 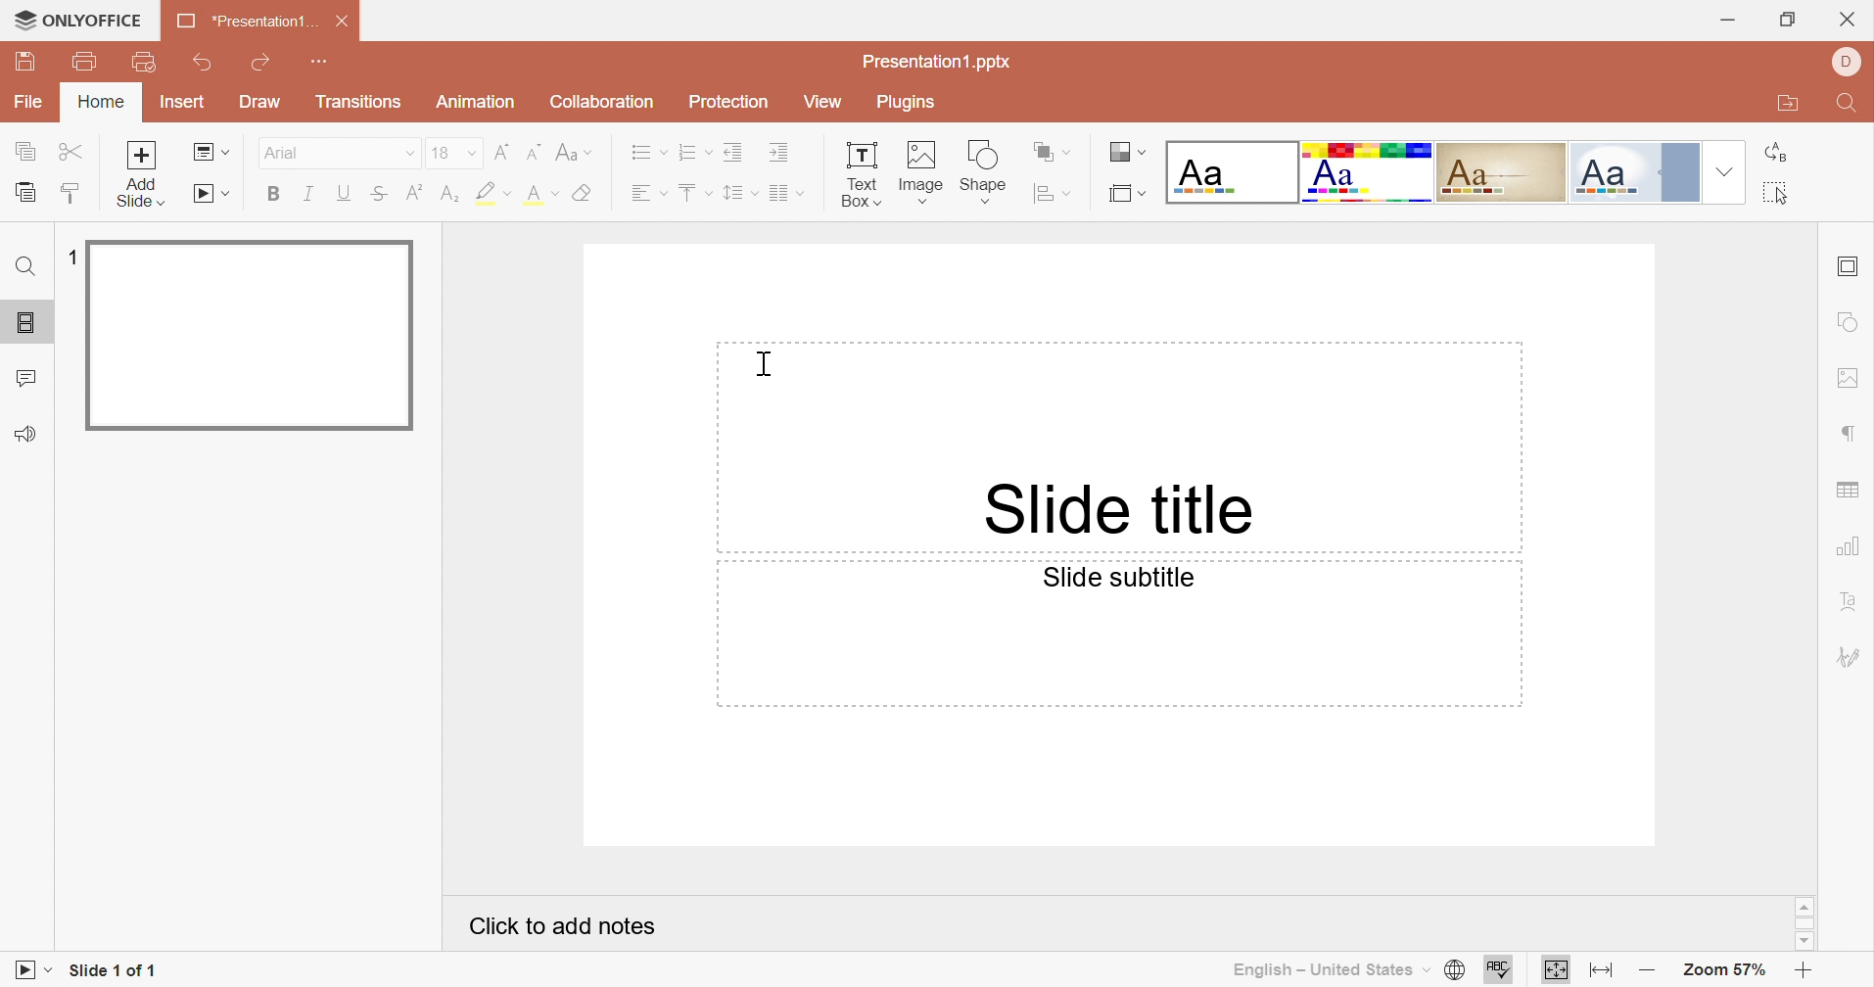 I want to click on Fit to slide, so click(x=1557, y=971).